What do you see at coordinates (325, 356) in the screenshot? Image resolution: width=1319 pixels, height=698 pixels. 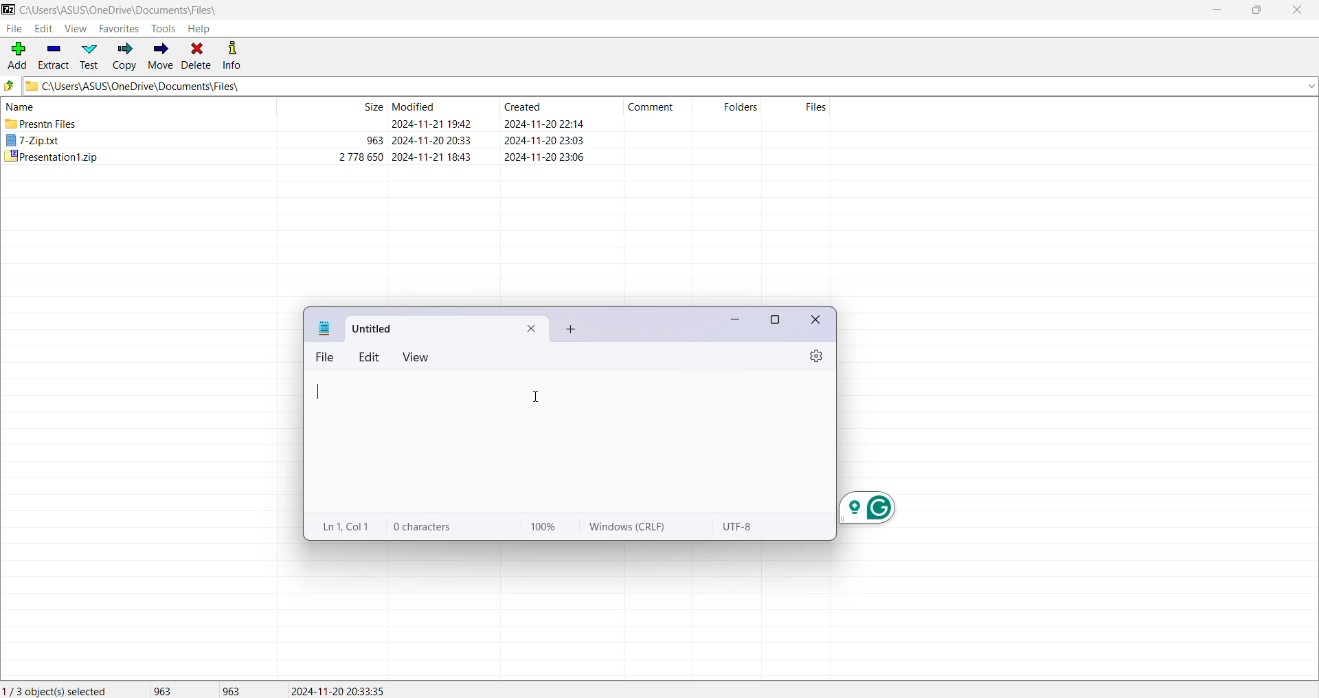 I see `file` at bounding box center [325, 356].